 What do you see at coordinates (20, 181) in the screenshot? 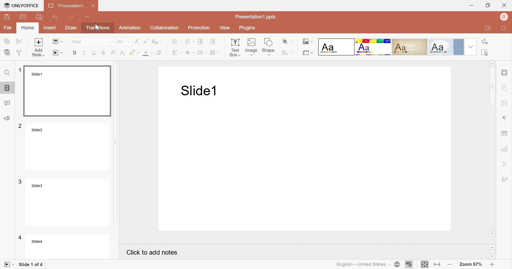
I see `3` at bounding box center [20, 181].